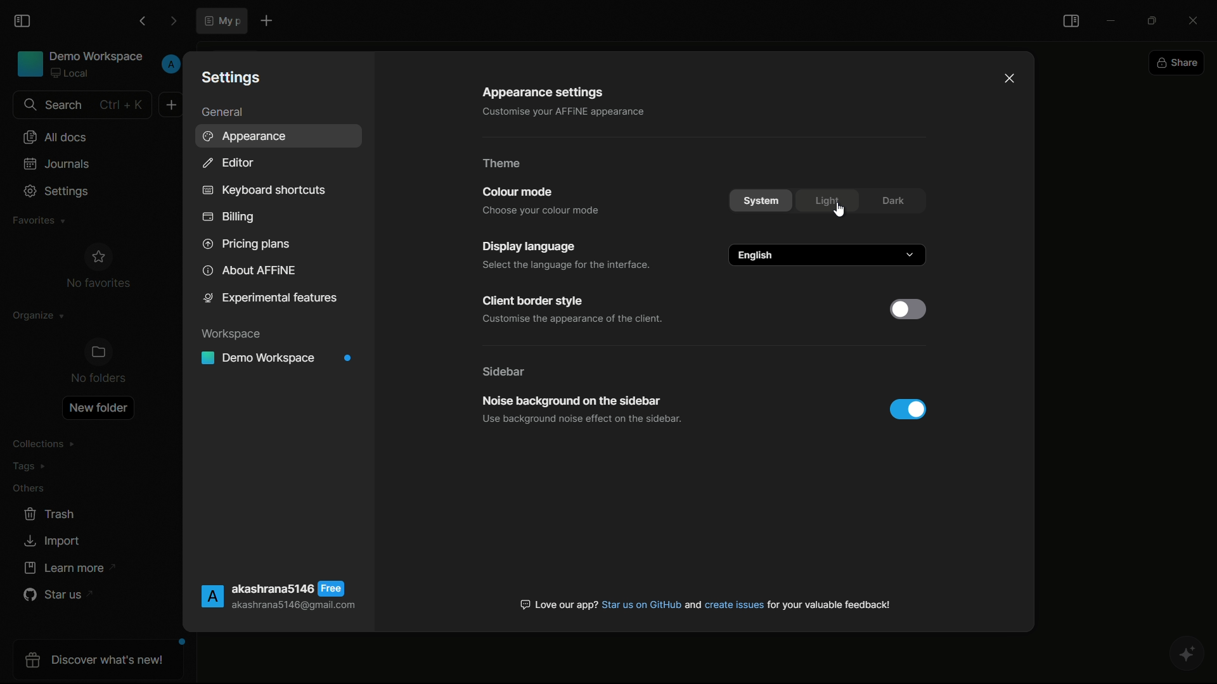 The width and height of the screenshot is (1217, 684). Describe the element at coordinates (233, 76) in the screenshot. I see `Settings` at that location.